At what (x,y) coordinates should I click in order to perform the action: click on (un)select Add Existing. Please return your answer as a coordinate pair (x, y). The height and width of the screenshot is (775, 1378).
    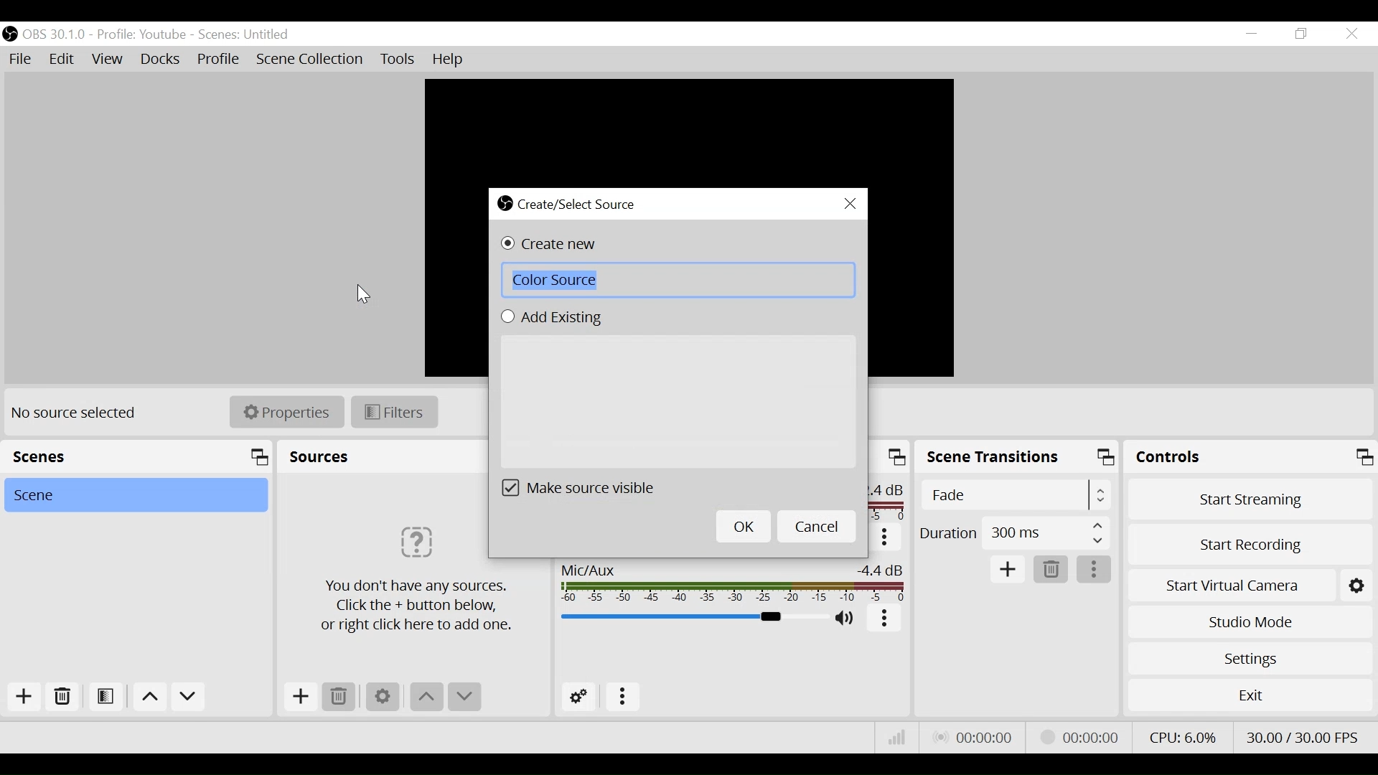
    Looking at the image, I should click on (554, 319).